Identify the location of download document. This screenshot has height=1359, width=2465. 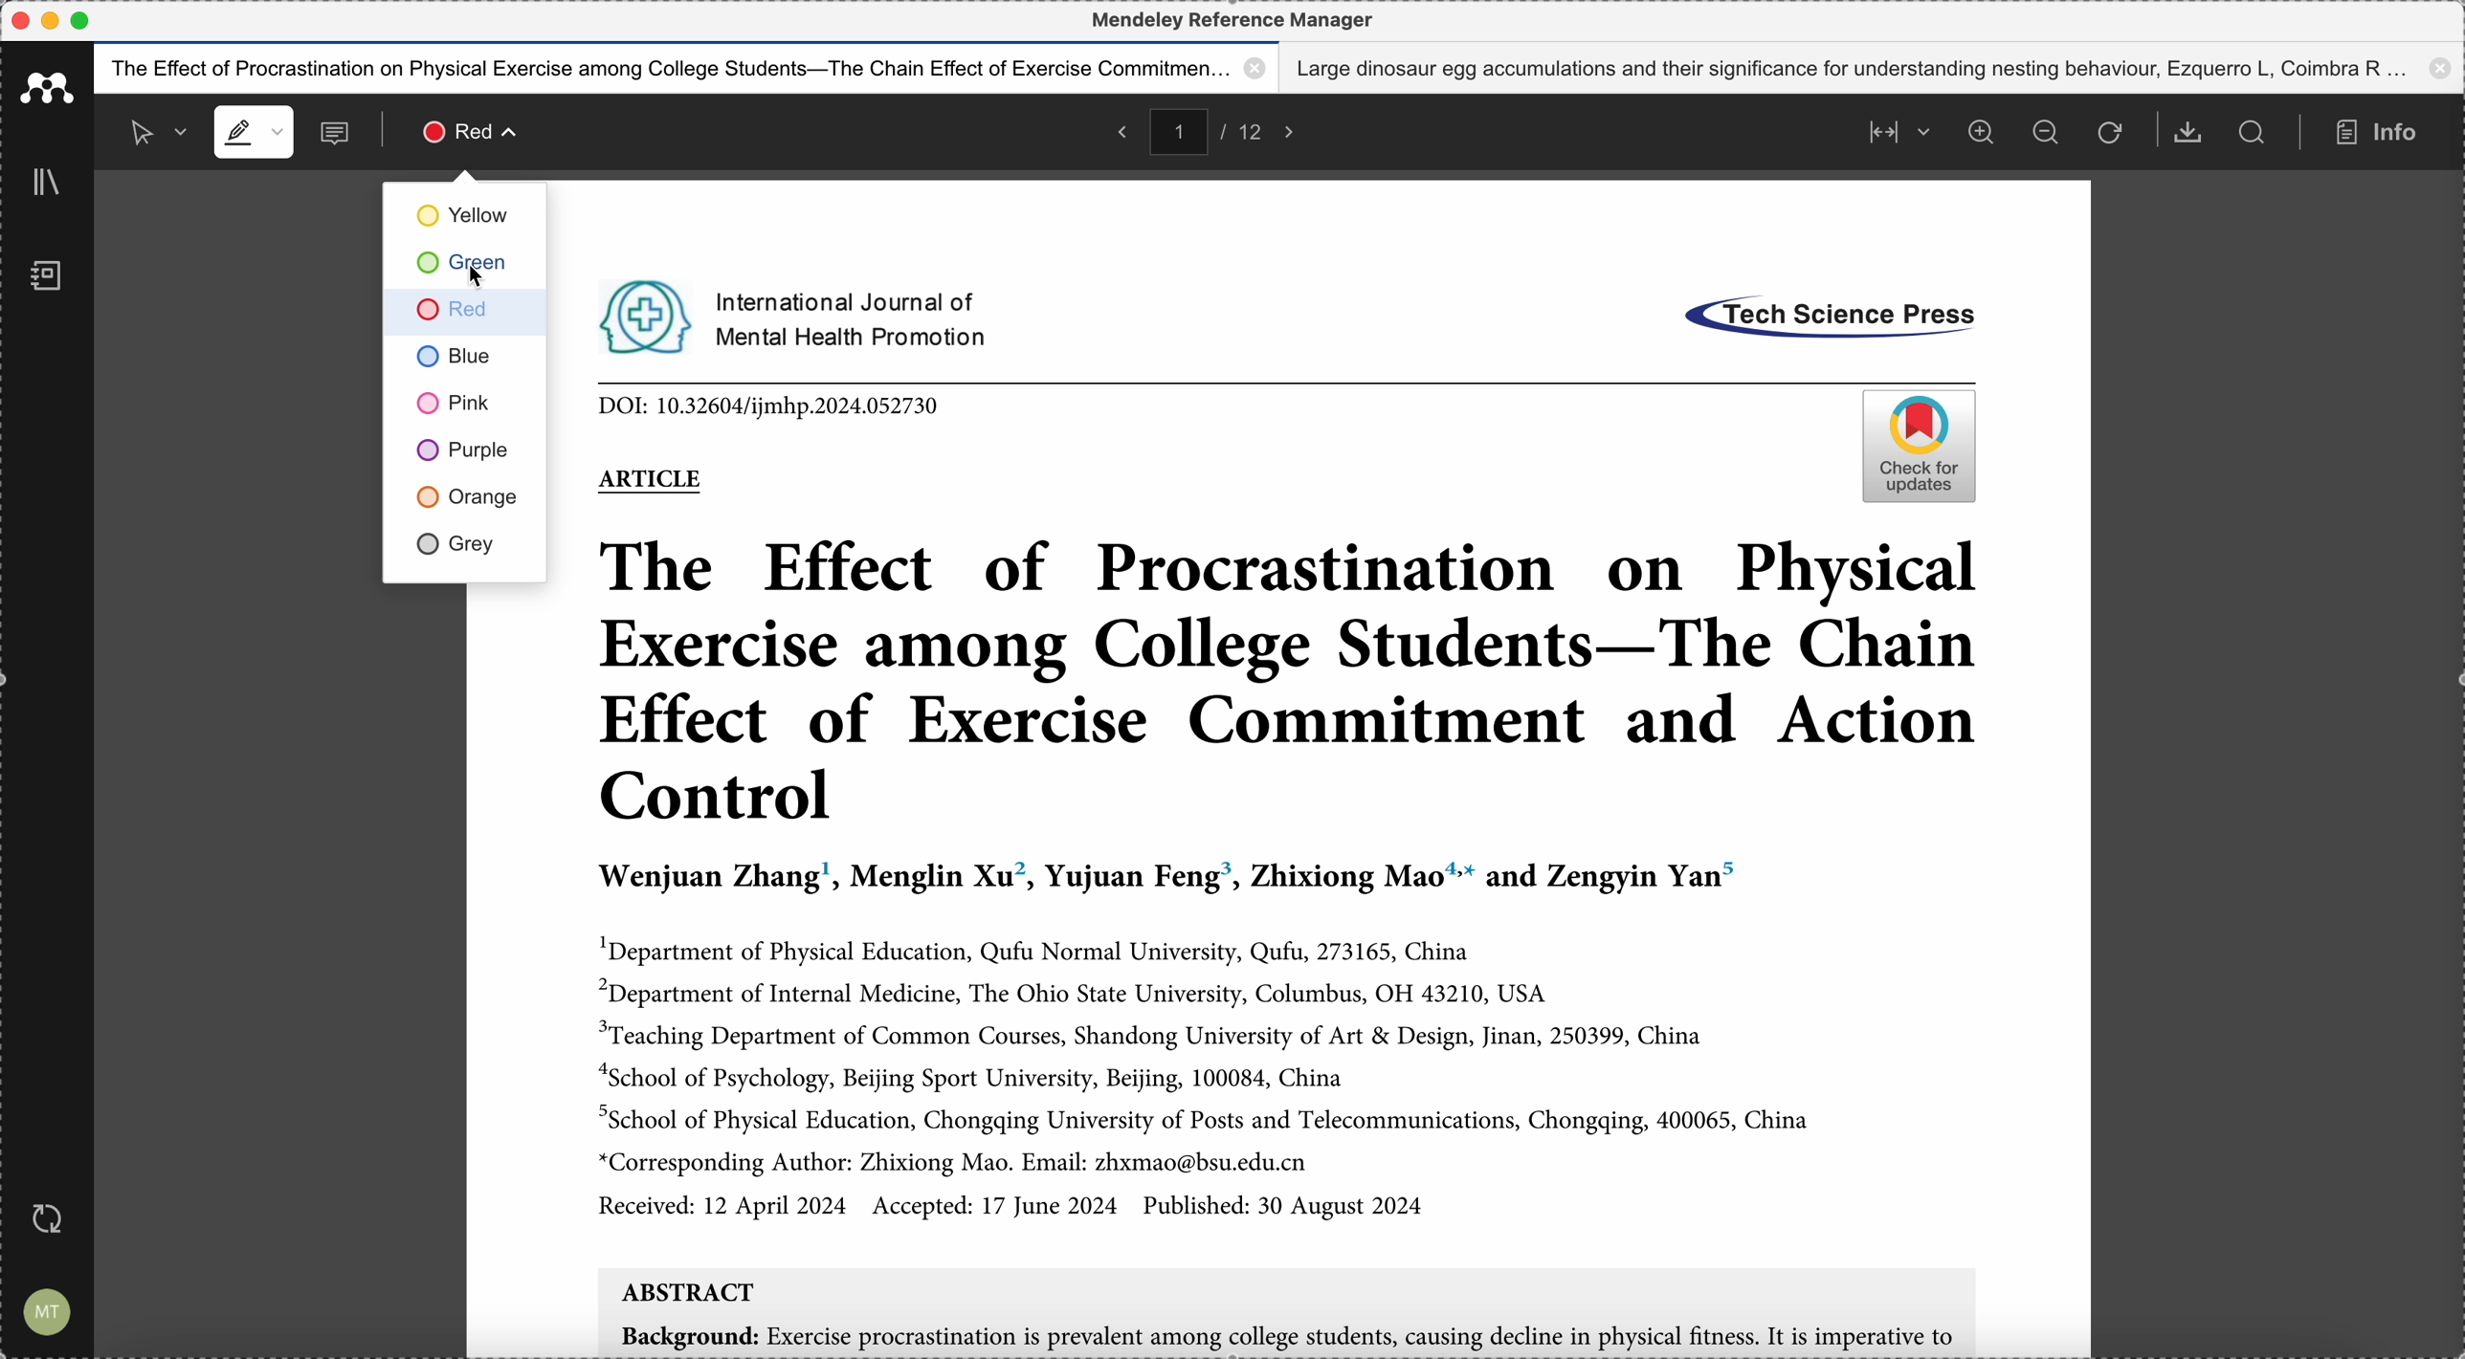
(2189, 133).